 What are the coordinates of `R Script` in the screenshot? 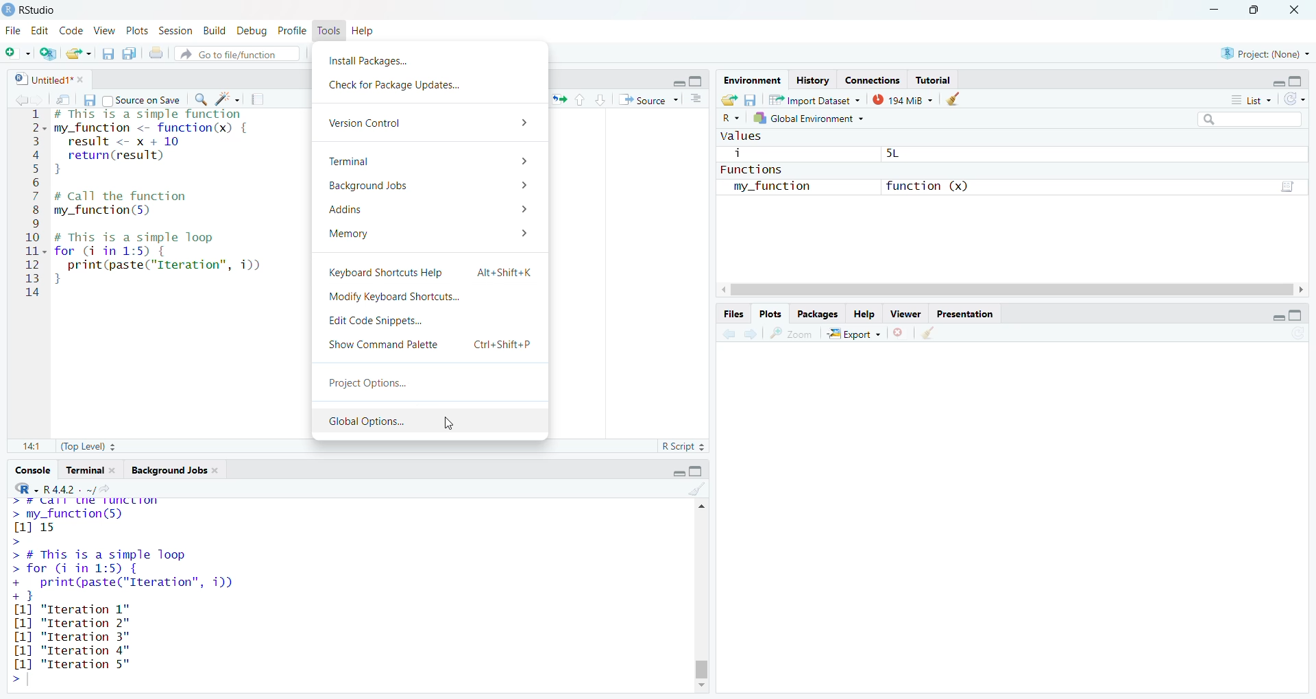 It's located at (685, 446).